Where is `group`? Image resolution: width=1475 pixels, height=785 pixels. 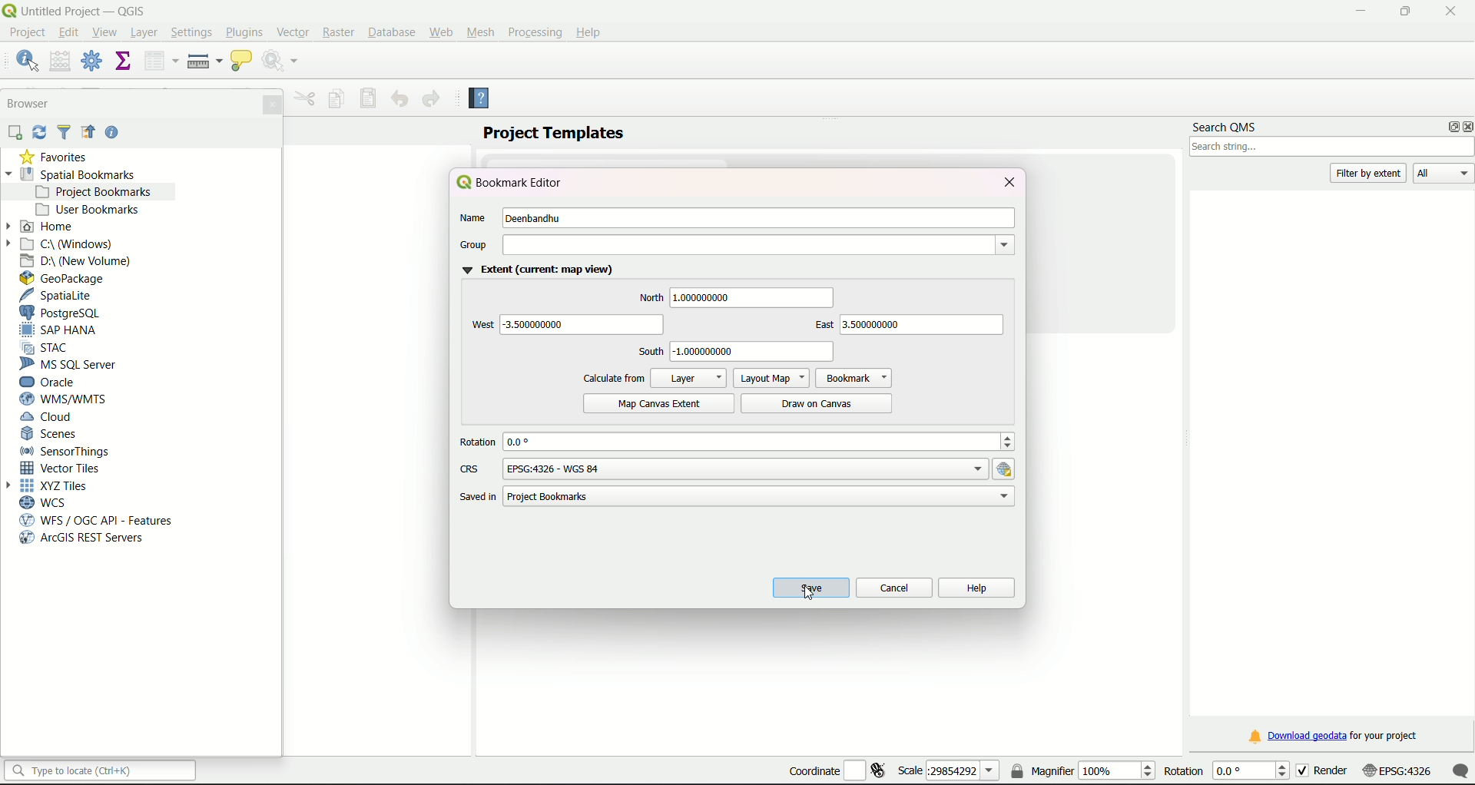
group is located at coordinates (648, 246).